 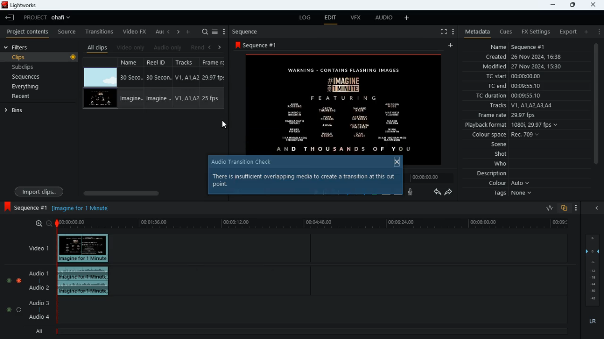 What do you see at coordinates (506, 32) in the screenshot?
I see `cues` at bounding box center [506, 32].